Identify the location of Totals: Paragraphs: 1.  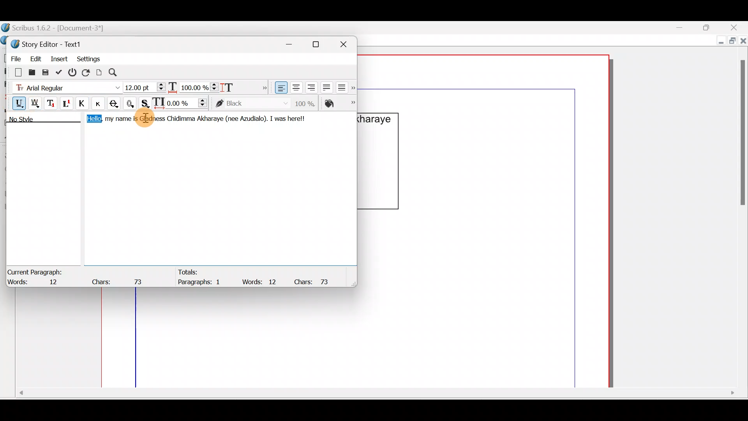
(202, 277).